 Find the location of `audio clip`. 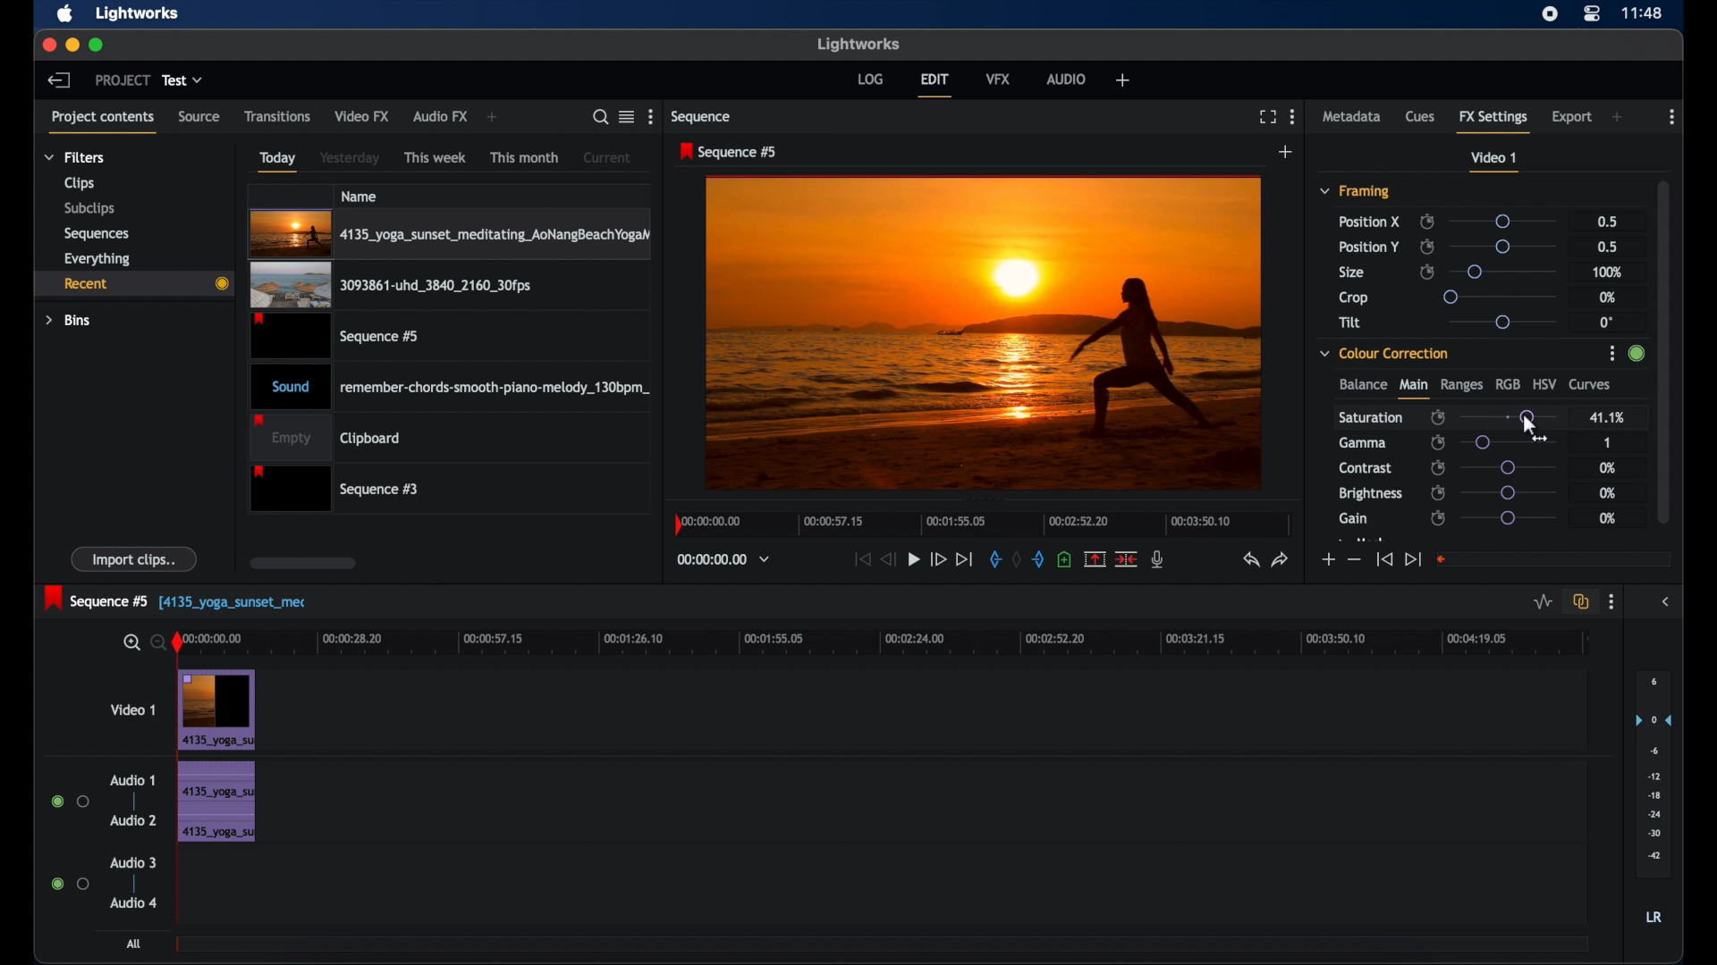

audio clip is located at coordinates (451, 385).